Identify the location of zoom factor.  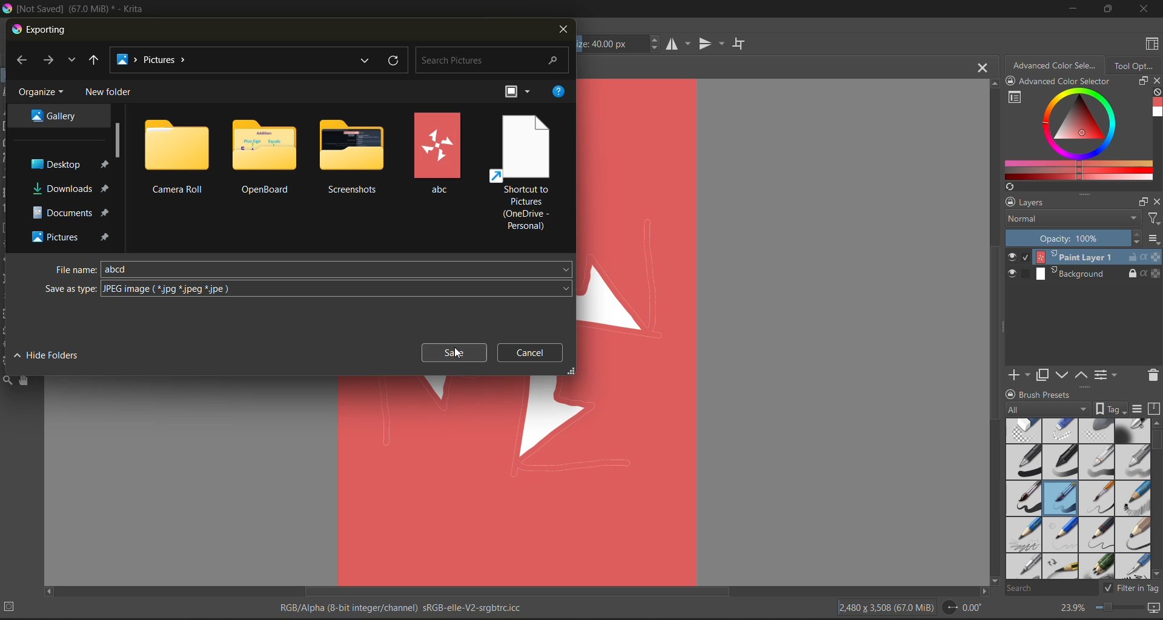
(1074, 608).